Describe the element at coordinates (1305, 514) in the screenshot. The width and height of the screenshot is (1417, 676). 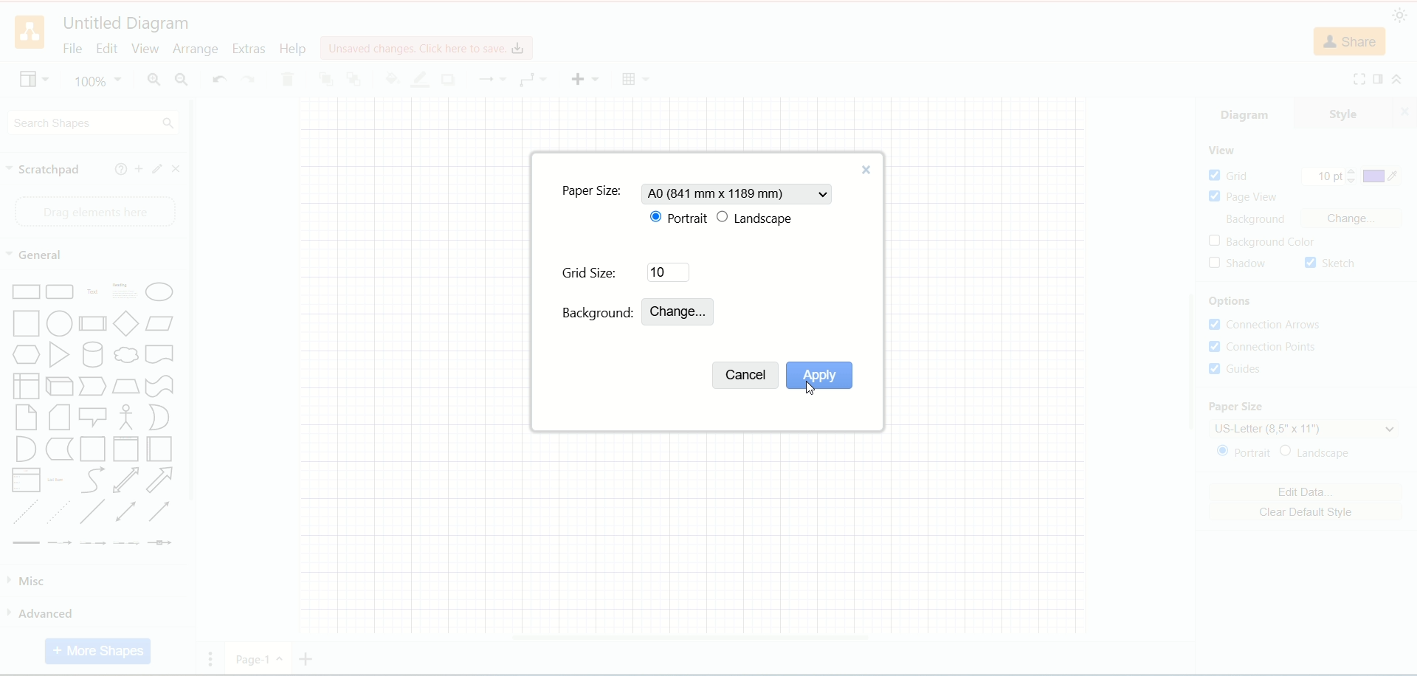
I see `clear default style` at that location.